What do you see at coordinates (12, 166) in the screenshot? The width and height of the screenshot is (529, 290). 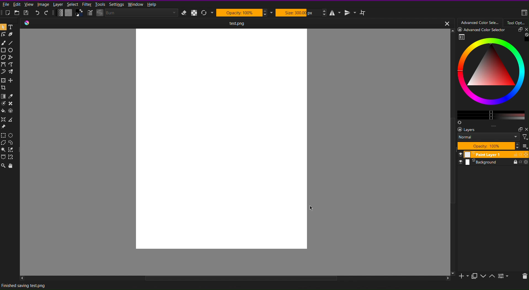 I see `Move` at bounding box center [12, 166].